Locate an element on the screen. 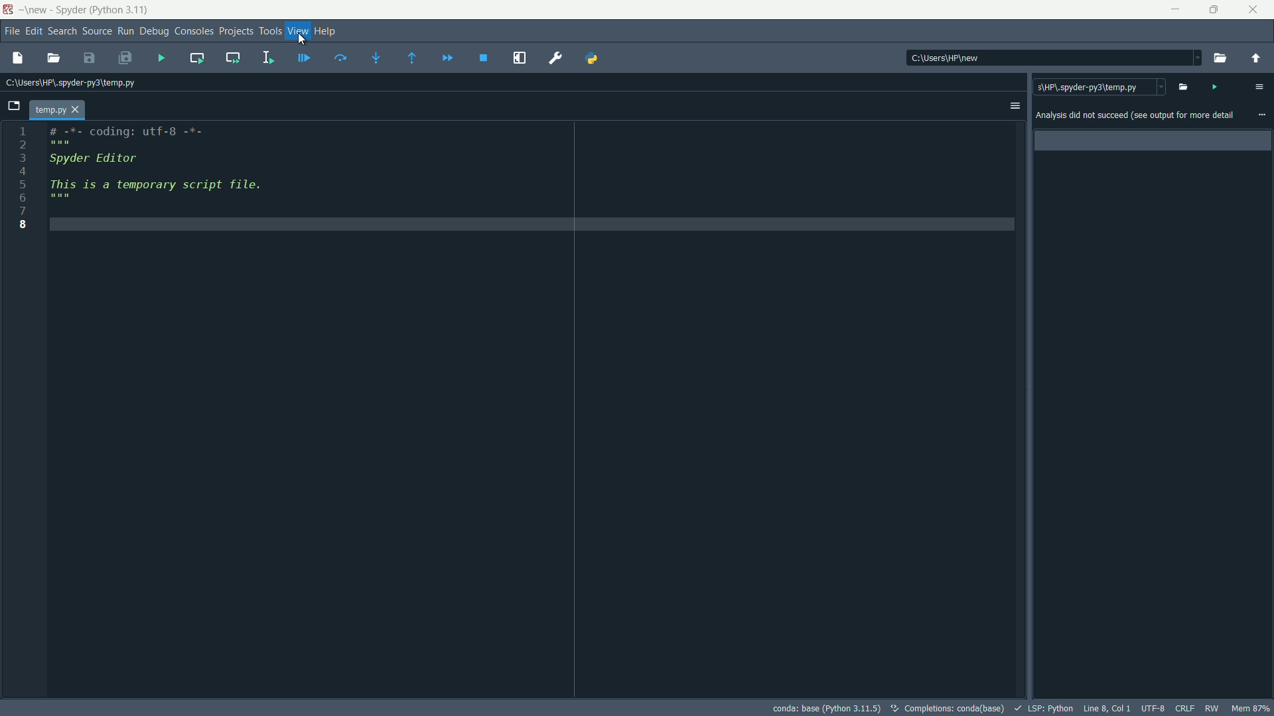 This screenshot has height=716, width=1274. run file is located at coordinates (1218, 86).